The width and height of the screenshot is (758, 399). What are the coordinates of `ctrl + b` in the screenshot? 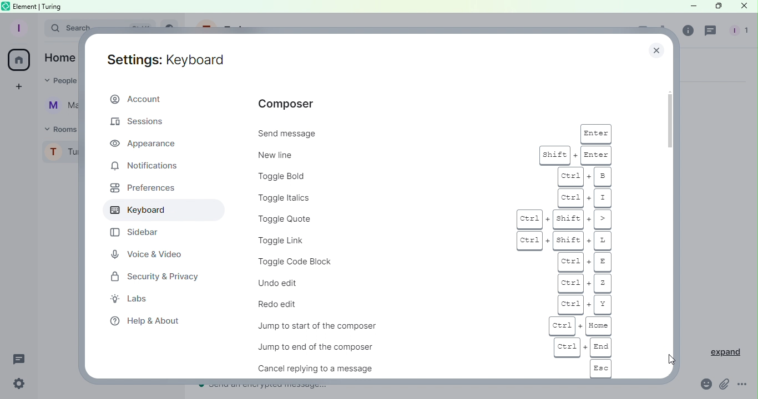 It's located at (585, 177).